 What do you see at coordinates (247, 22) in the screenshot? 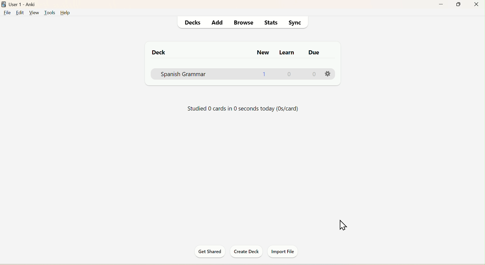
I see `Browse` at bounding box center [247, 22].